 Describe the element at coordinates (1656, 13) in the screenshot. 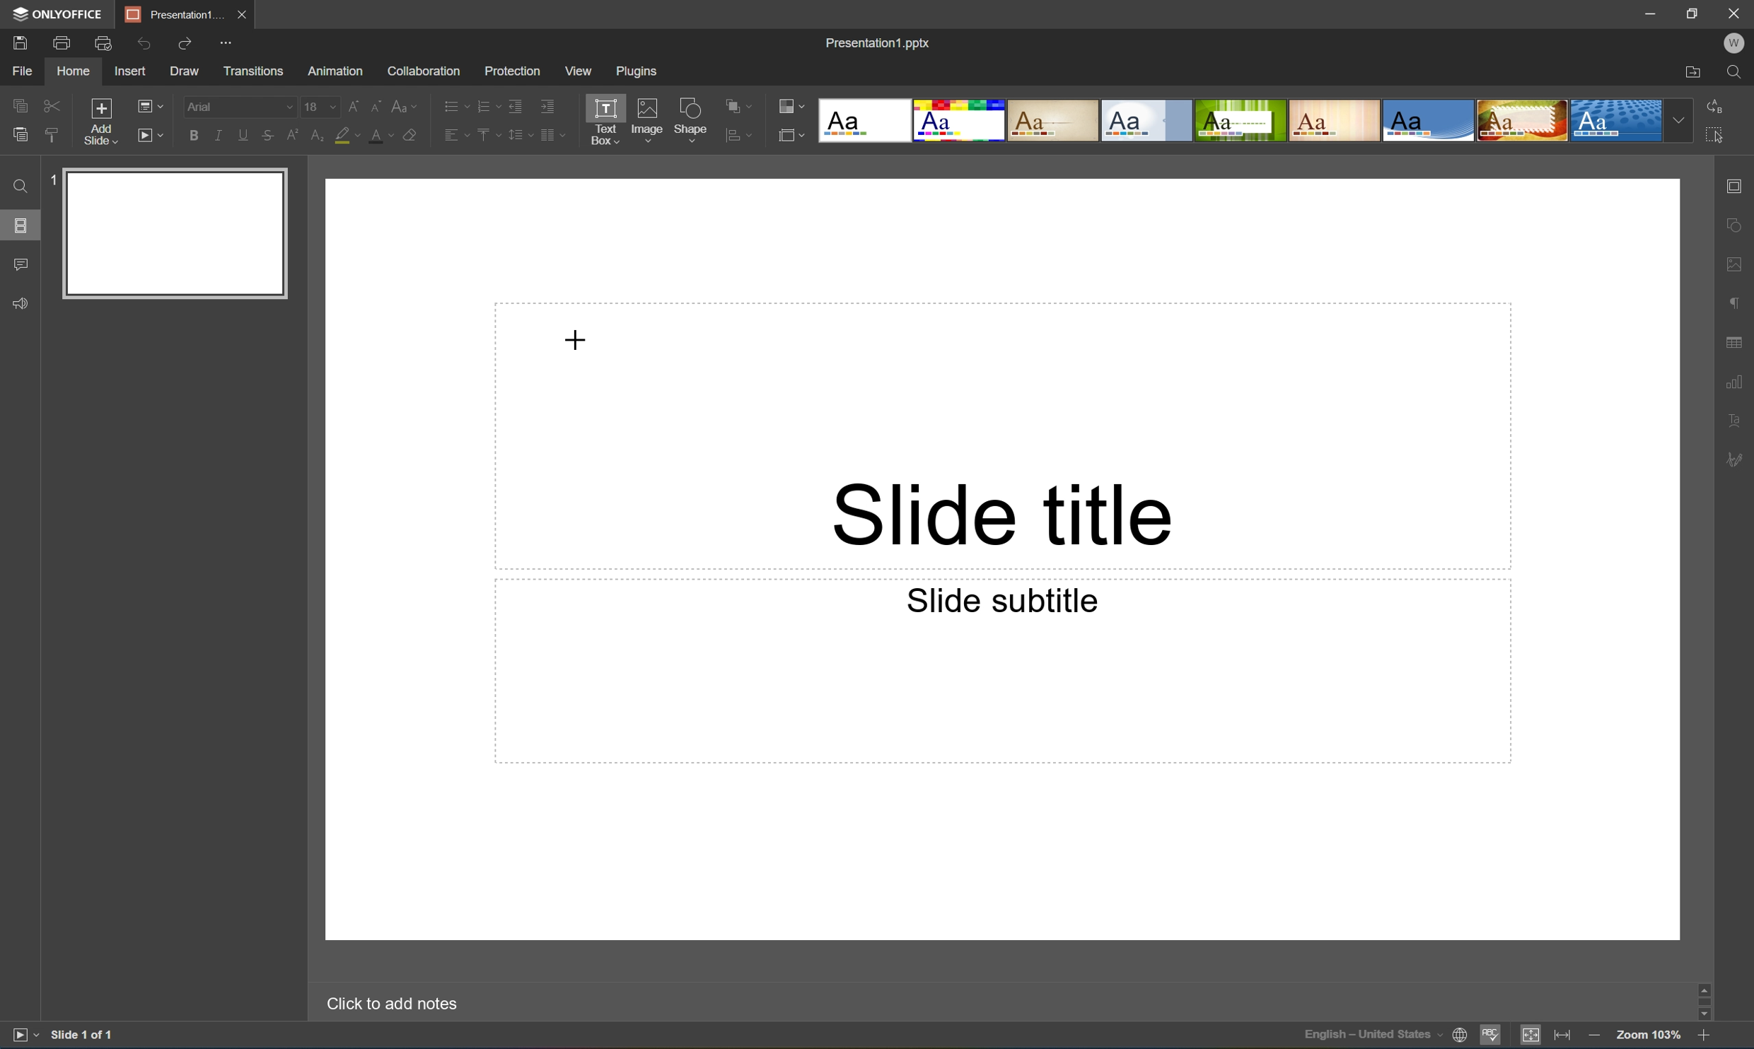

I see `Minimize` at that location.